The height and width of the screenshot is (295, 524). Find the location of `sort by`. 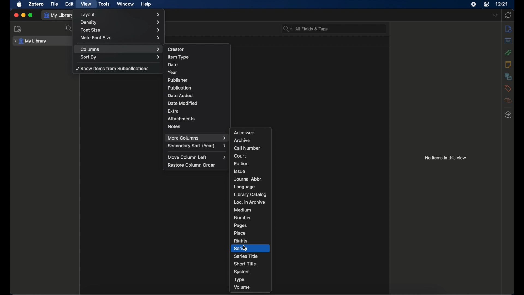

sort by is located at coordinates (121, 57).